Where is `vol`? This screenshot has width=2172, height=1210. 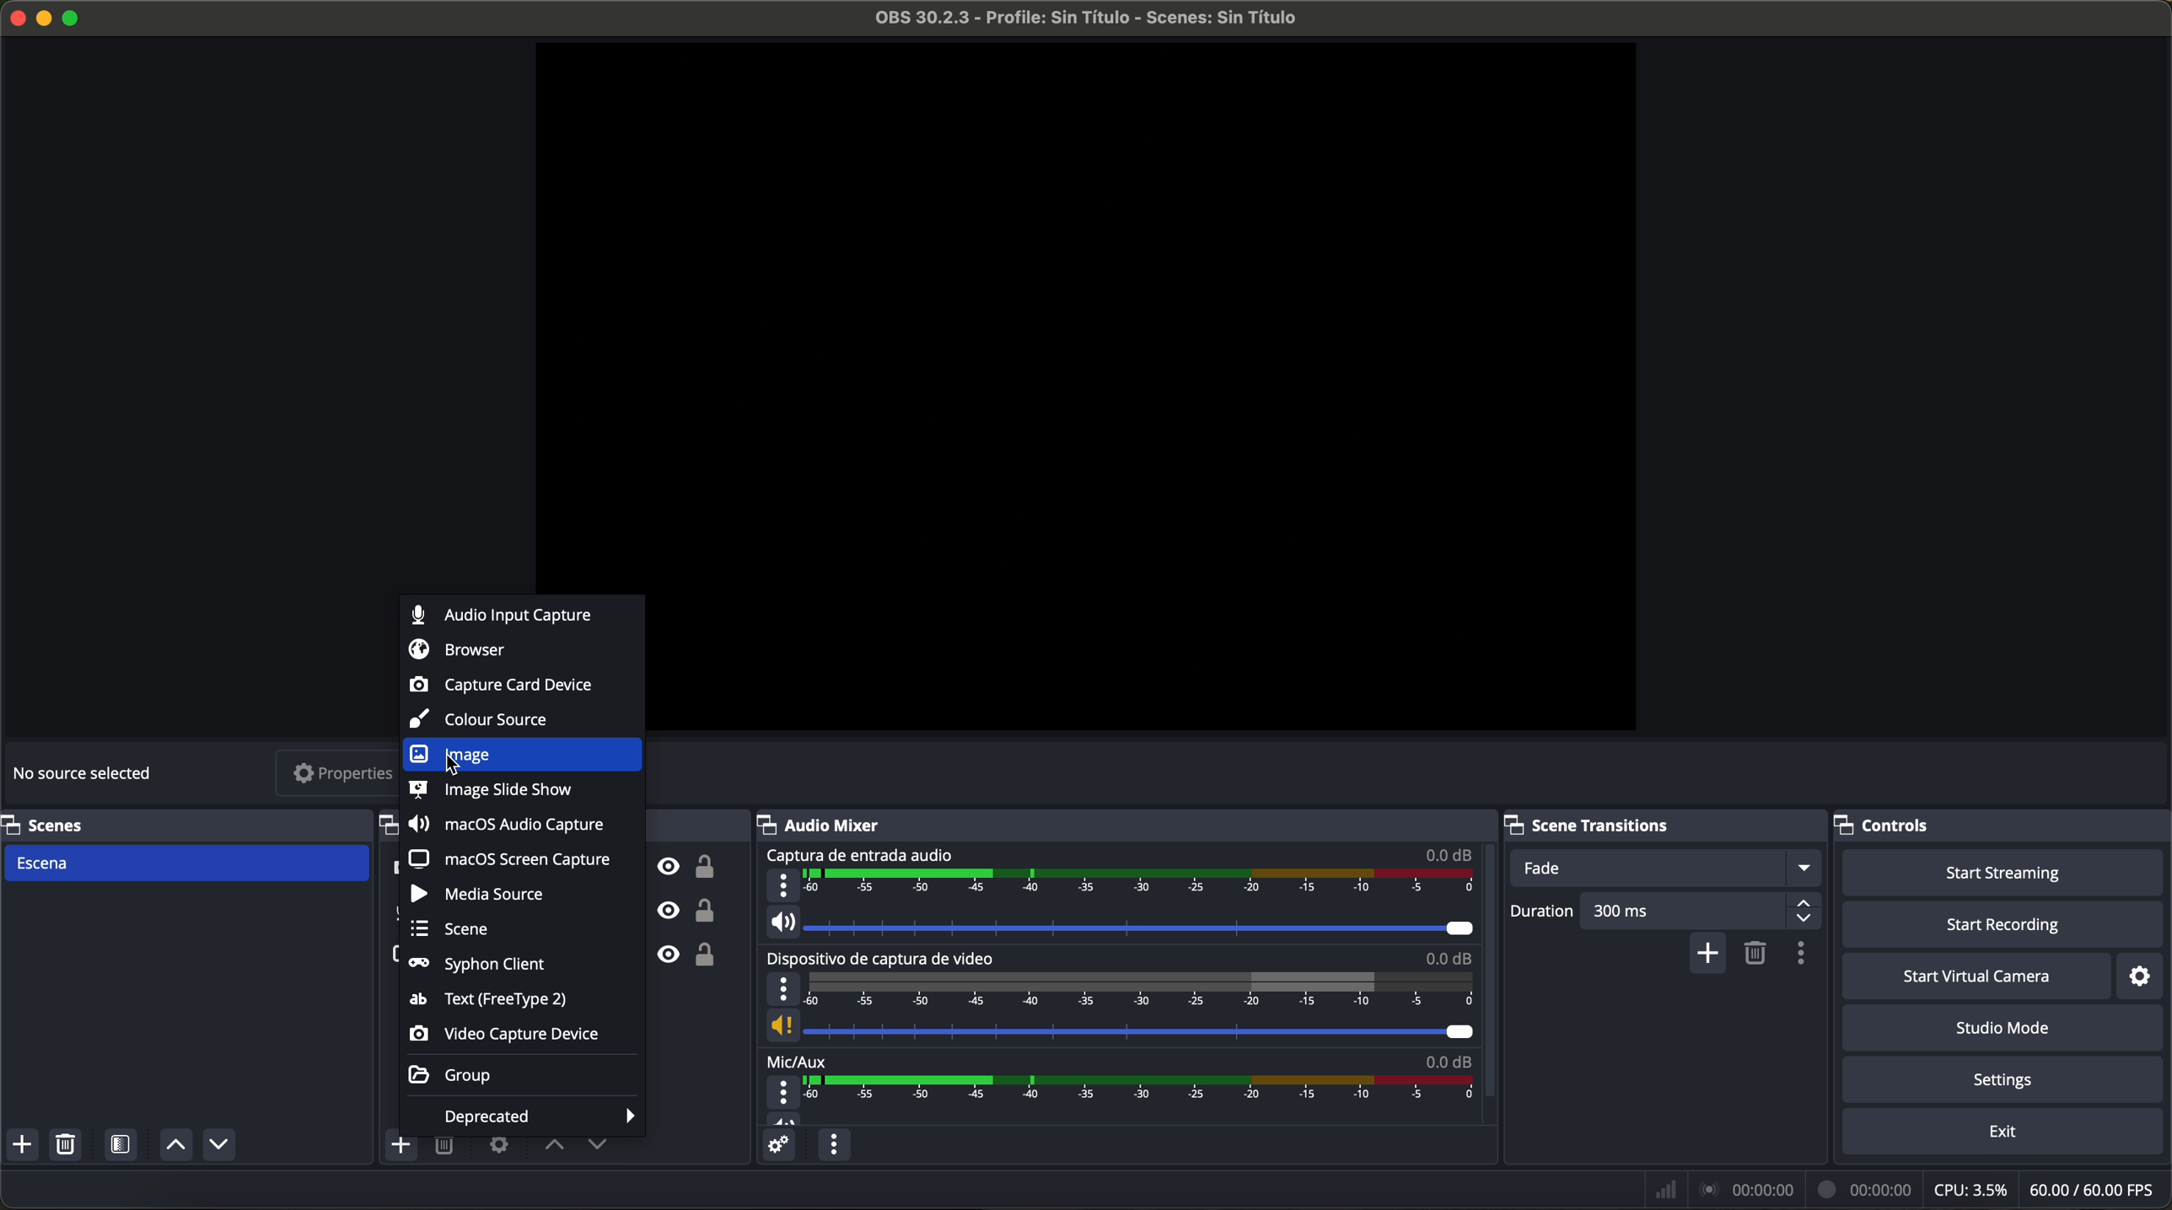
vol is located at coordinates (1118, 1026).